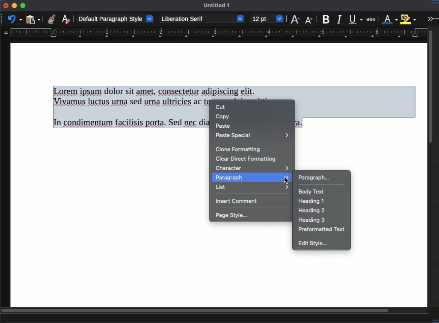 This screenshot has width=439, height=323. What do you see at coordinates (224, 117) in the screenshot?
I see `copy` at bounding box center [224, 117].